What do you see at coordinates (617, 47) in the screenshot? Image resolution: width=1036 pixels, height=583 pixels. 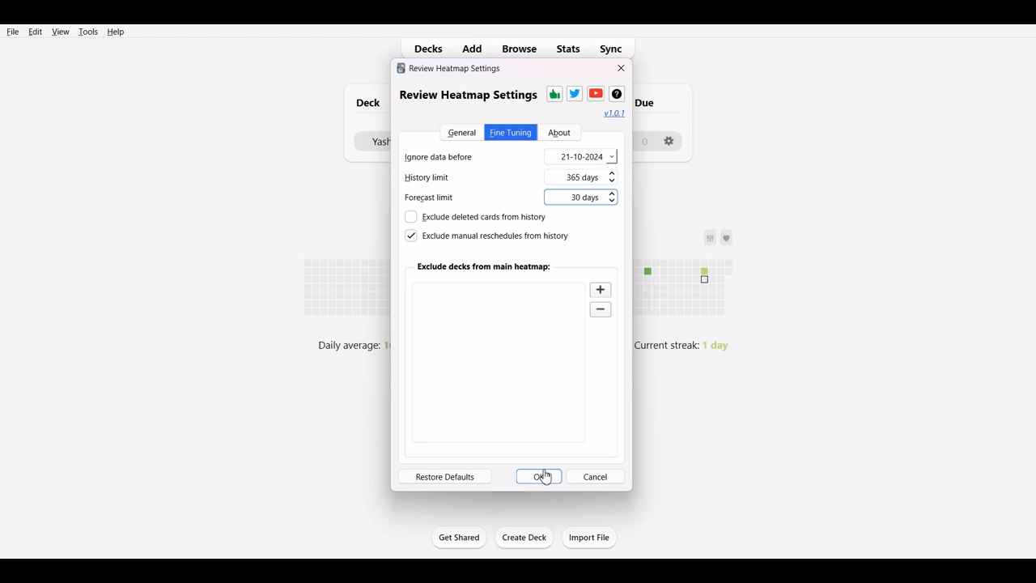 I see `Sync` at bounding box center [617, 47].